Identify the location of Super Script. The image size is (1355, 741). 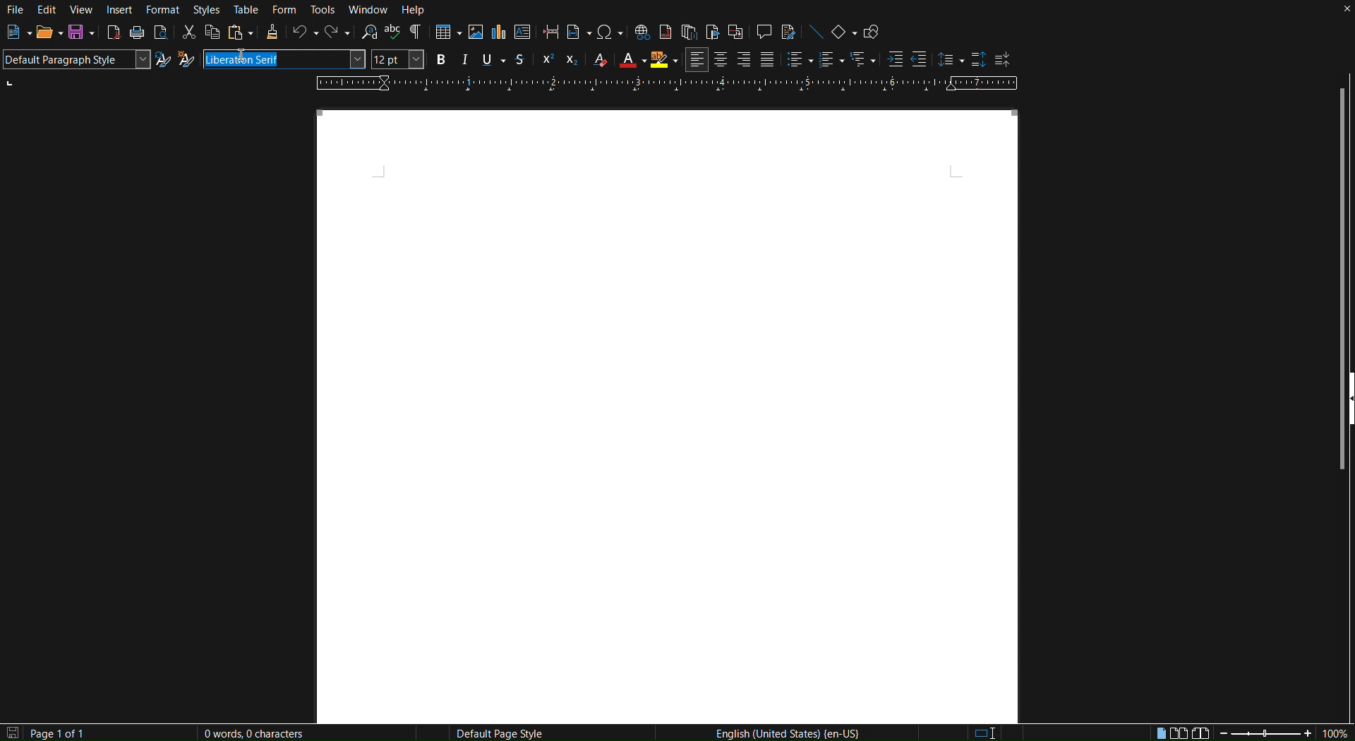
(546, 59).